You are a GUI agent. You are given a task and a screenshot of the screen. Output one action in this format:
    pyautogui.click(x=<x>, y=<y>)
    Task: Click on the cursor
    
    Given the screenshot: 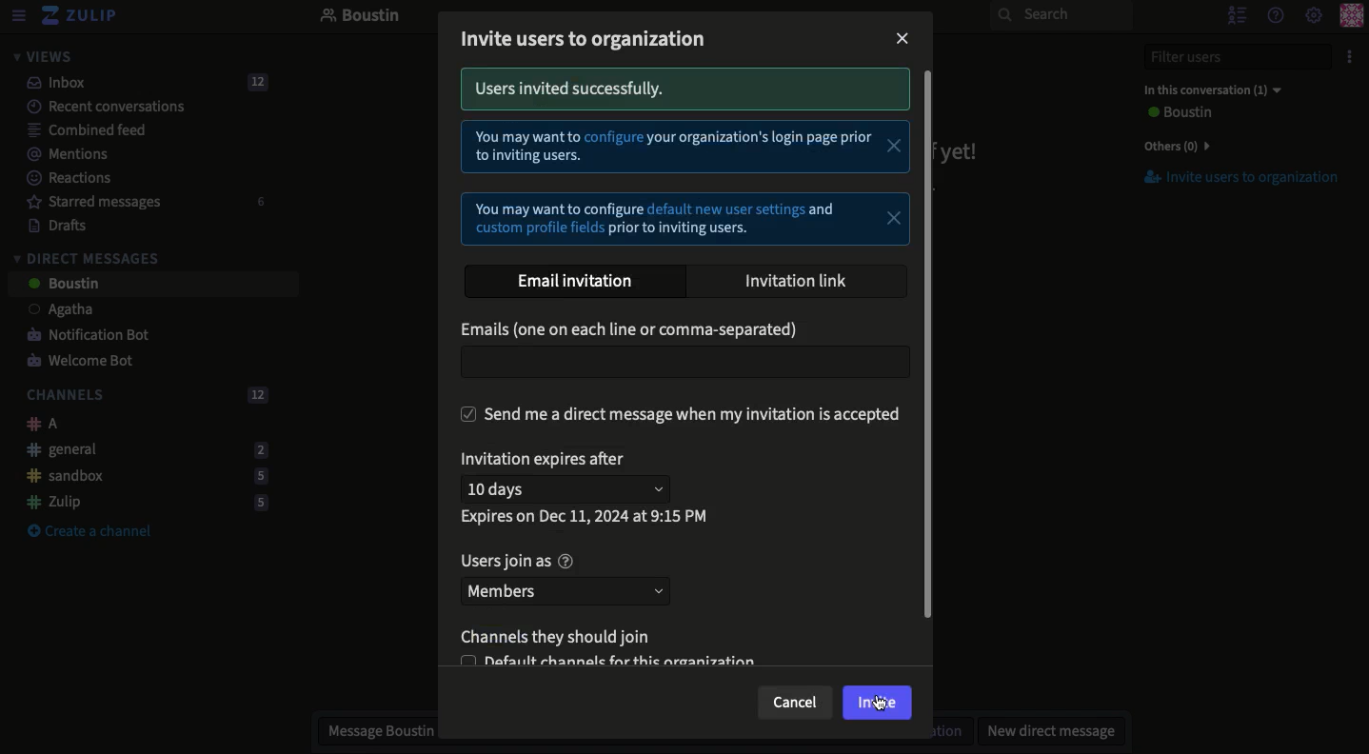 What is the action you would take?
    pyautogui.click(x=883, y=702)
    